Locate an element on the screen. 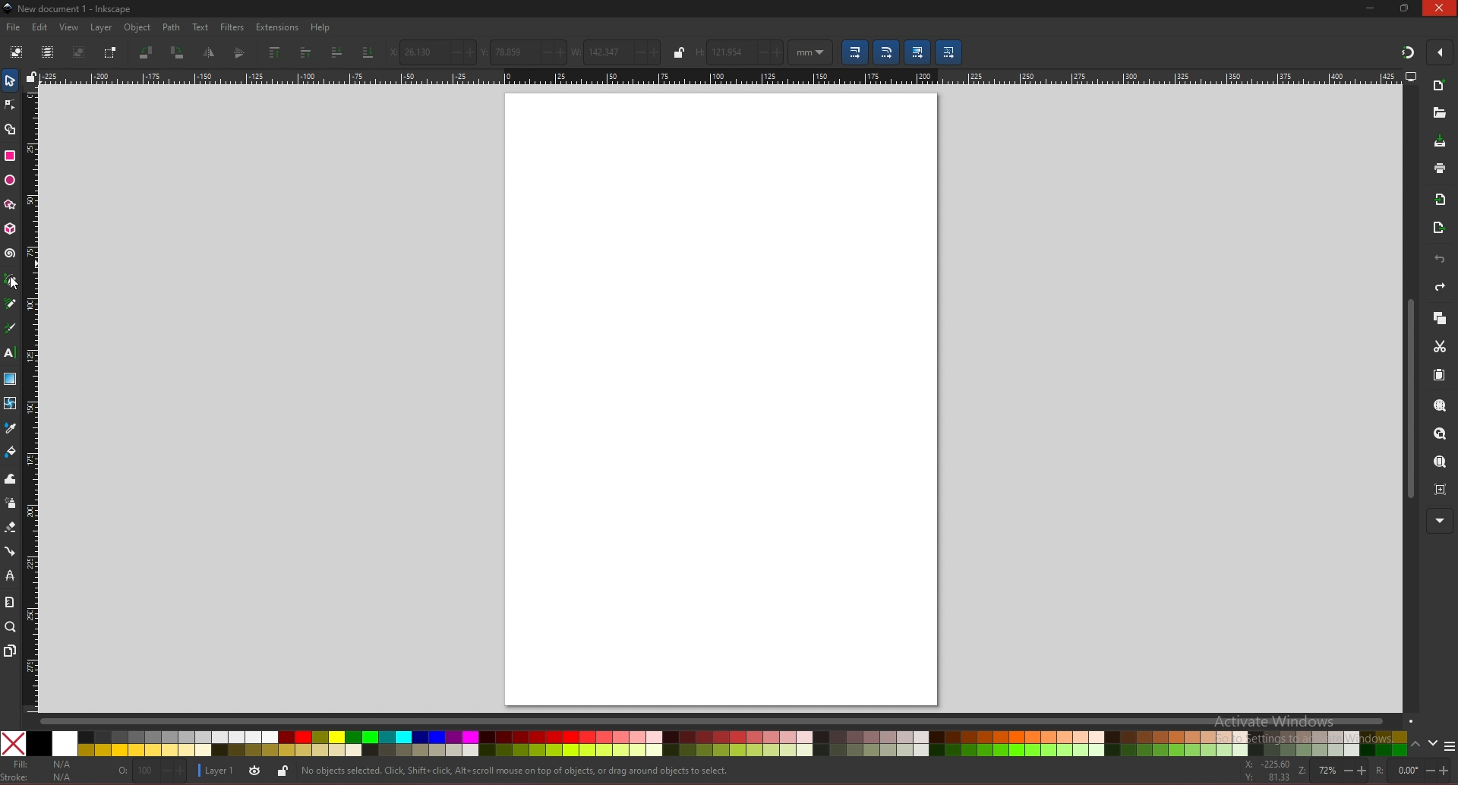 The width and height of the screenshot is (1458, 785). raise selection to top is located at coordinates (276, 52).